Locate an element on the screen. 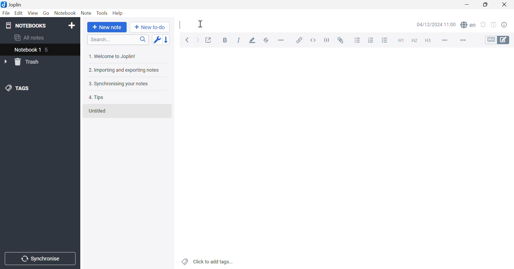 The width and height of the screenshot is (514, 269). Numbered list is located at coordinates (371, 41).